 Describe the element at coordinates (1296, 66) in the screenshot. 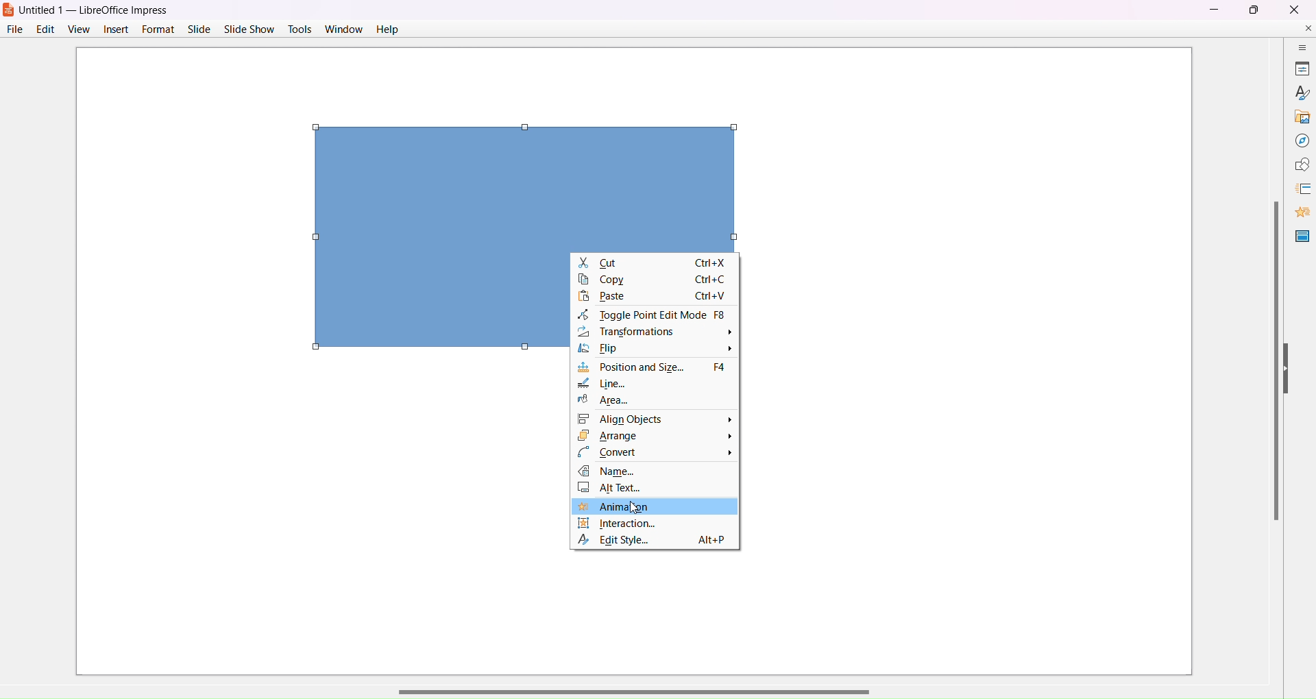

I see `Properties` at that location.